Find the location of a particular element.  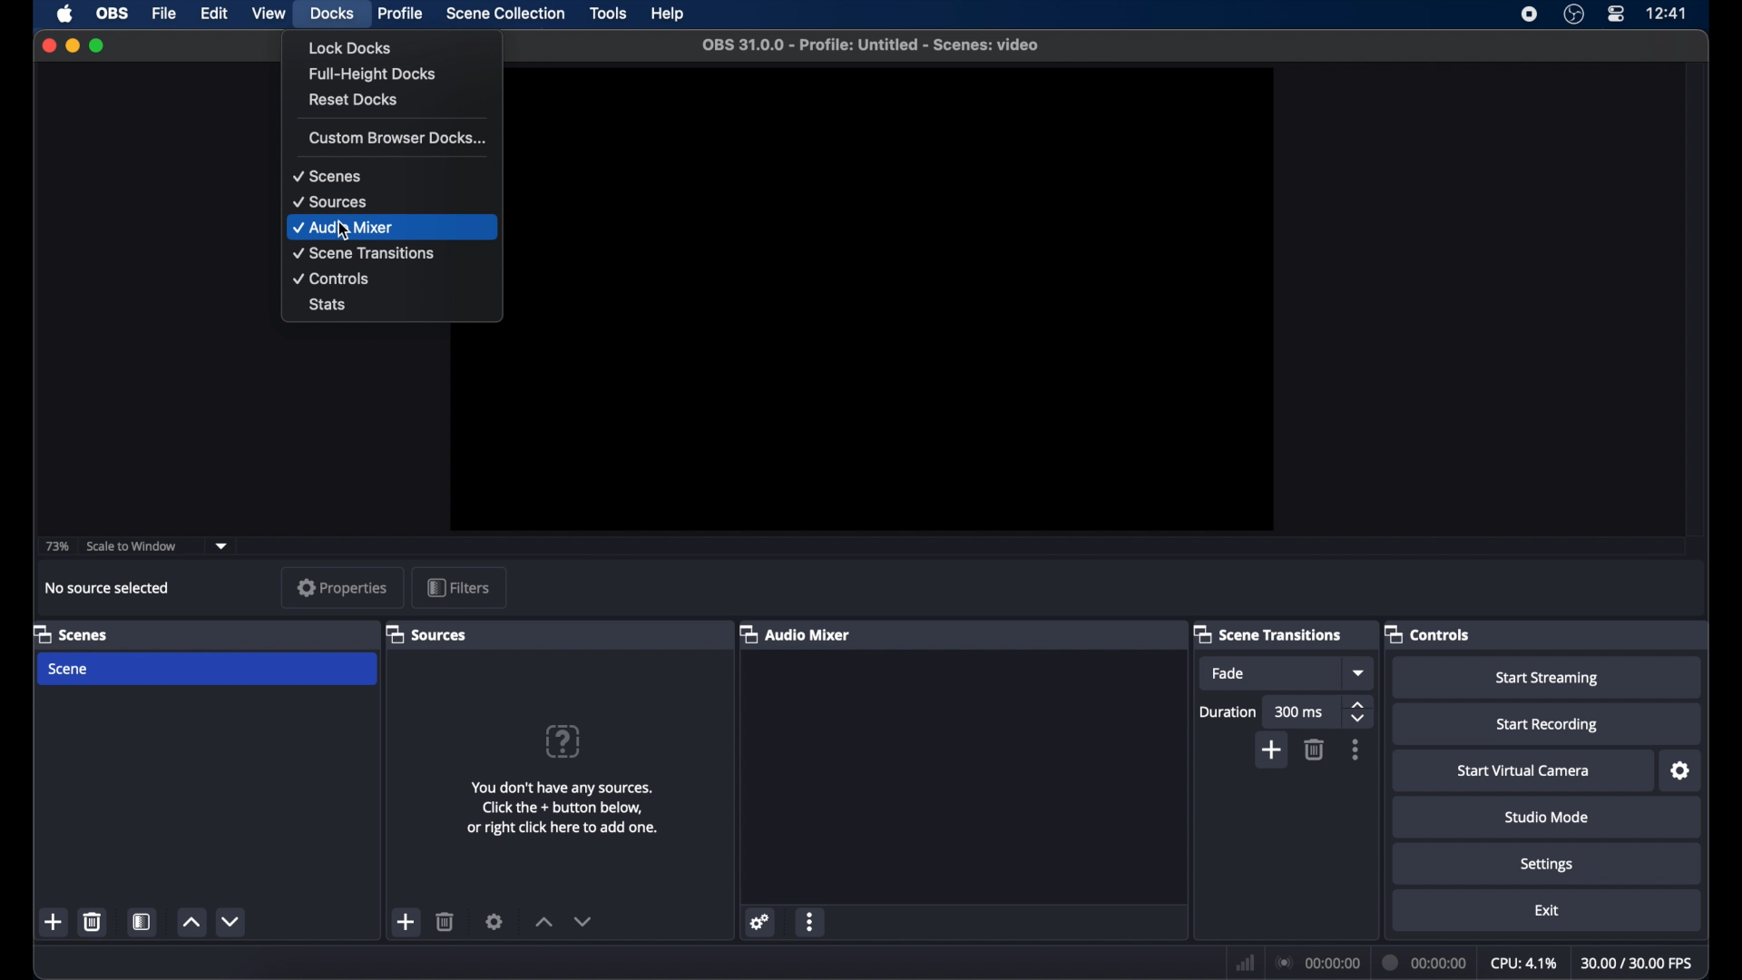

delete is located at coordinates (445, 922).